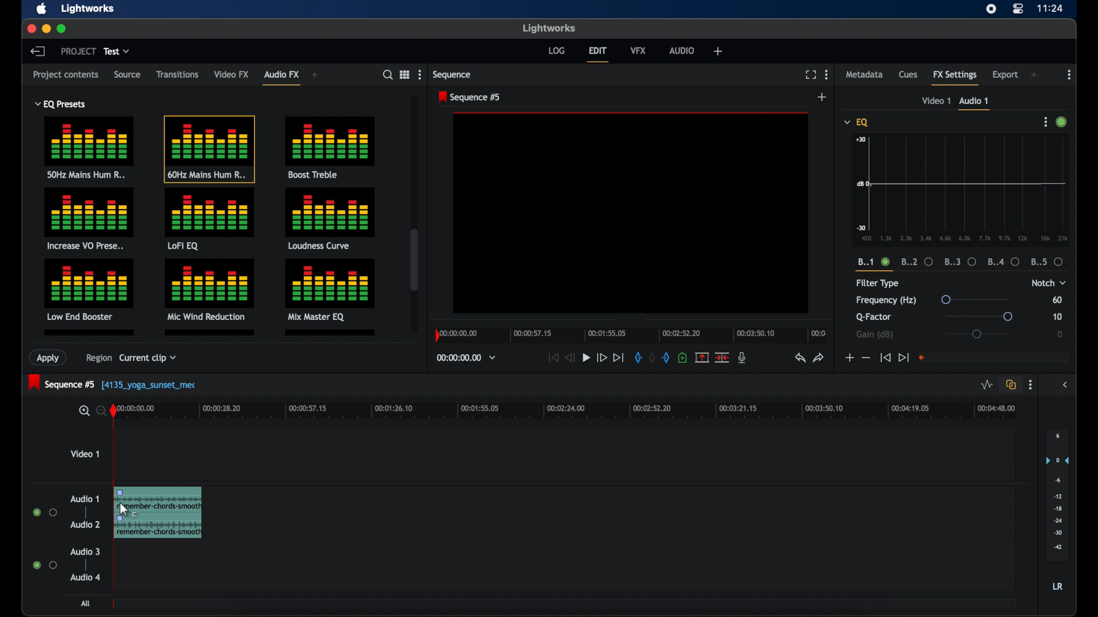 This screenshot has width=1098, height=617. What do you see at coordinates (99, 410) in the screenshot?
I see `zoom out` at bounding box center [99, 410].